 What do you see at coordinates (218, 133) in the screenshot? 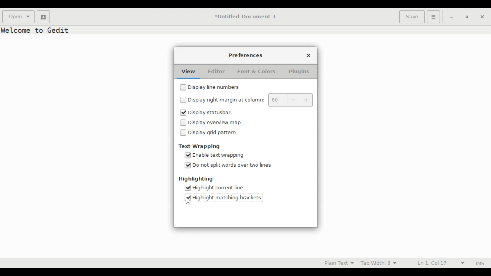
I see `Display grid pattern` at bounding box center [218, 133].